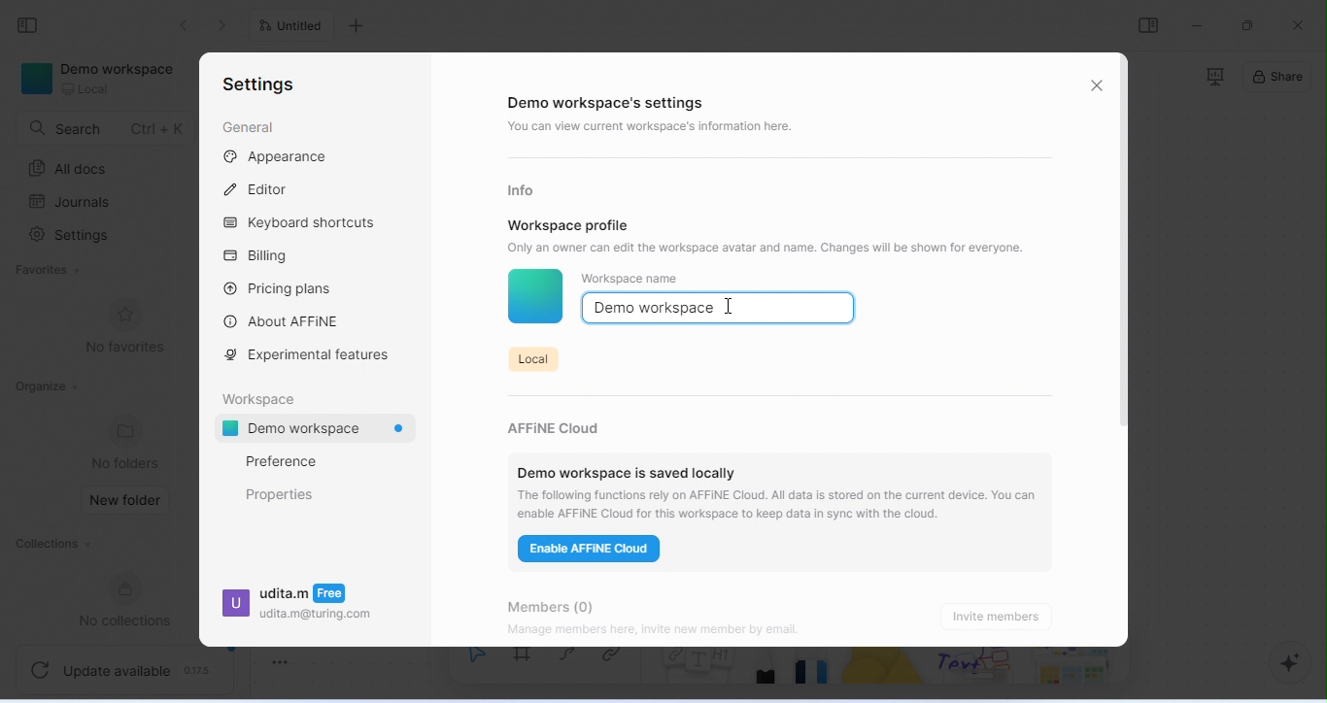 The width and height of the screenshot is (1327, 703). Describe the element at coordinates (281, 658) in the screenshot. I see `toggle zoom` at that location.